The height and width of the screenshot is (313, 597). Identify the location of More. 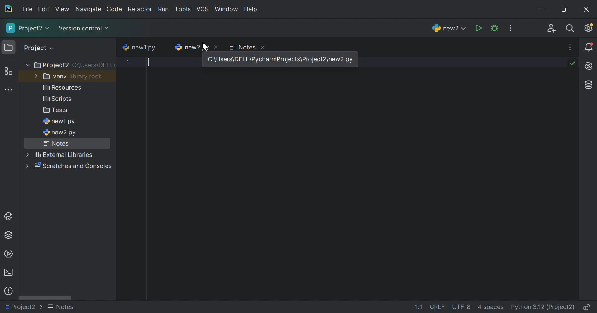
(35, 77).